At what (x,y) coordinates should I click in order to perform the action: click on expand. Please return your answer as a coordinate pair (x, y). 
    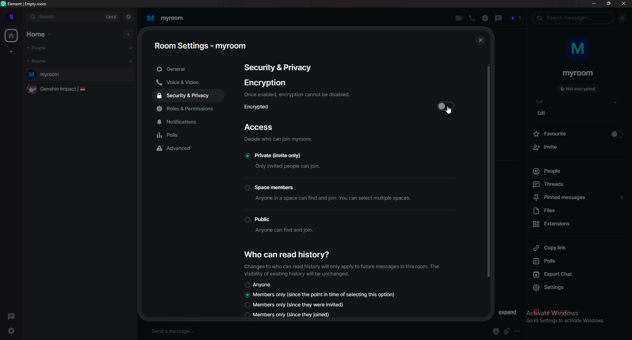
    Looking at the image, I should click on (508, 312).